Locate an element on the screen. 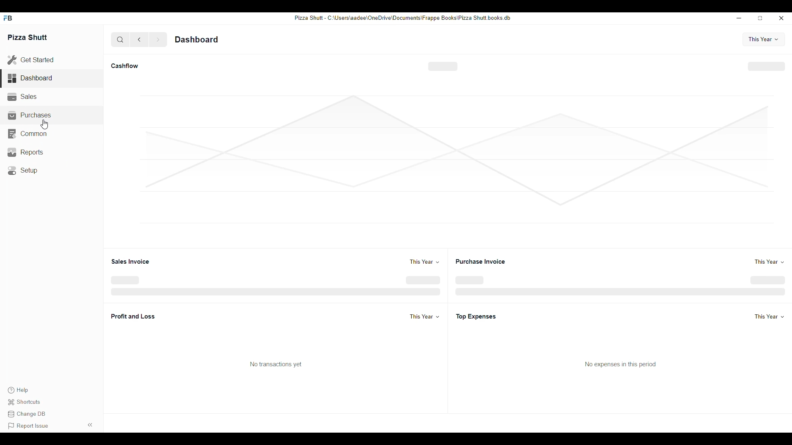 The height and width of the screenshot is (445, 792). Reports is located at coordinates (26, 152).